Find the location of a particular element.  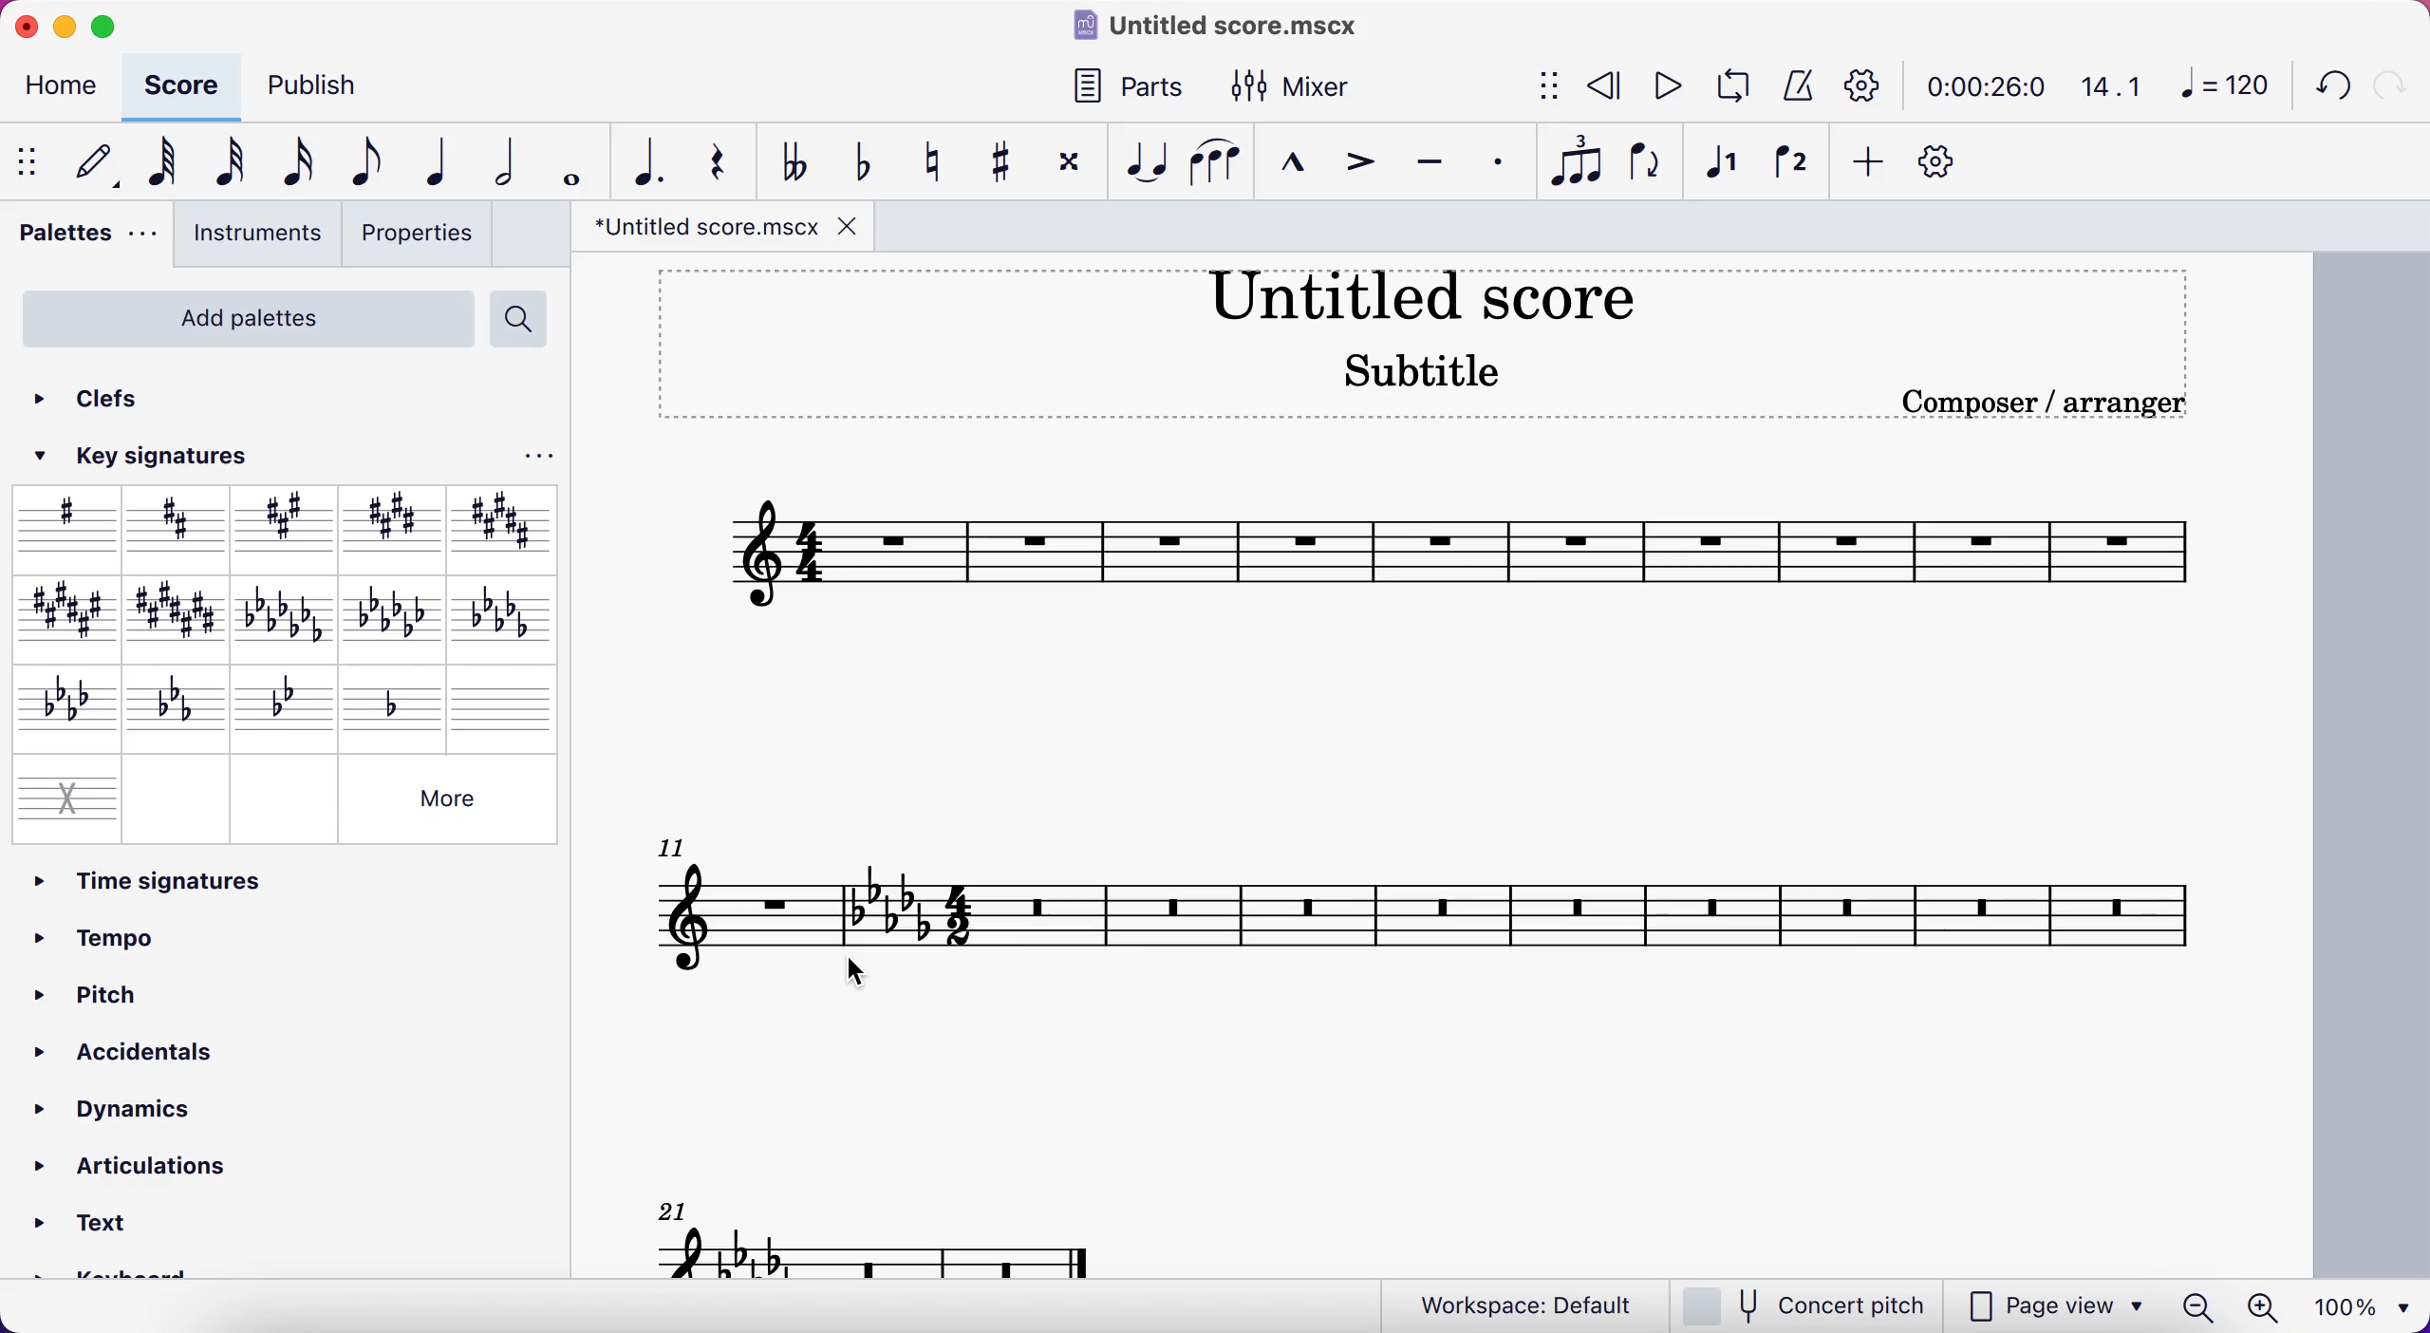

accent is located at coordinates (1364, 173).